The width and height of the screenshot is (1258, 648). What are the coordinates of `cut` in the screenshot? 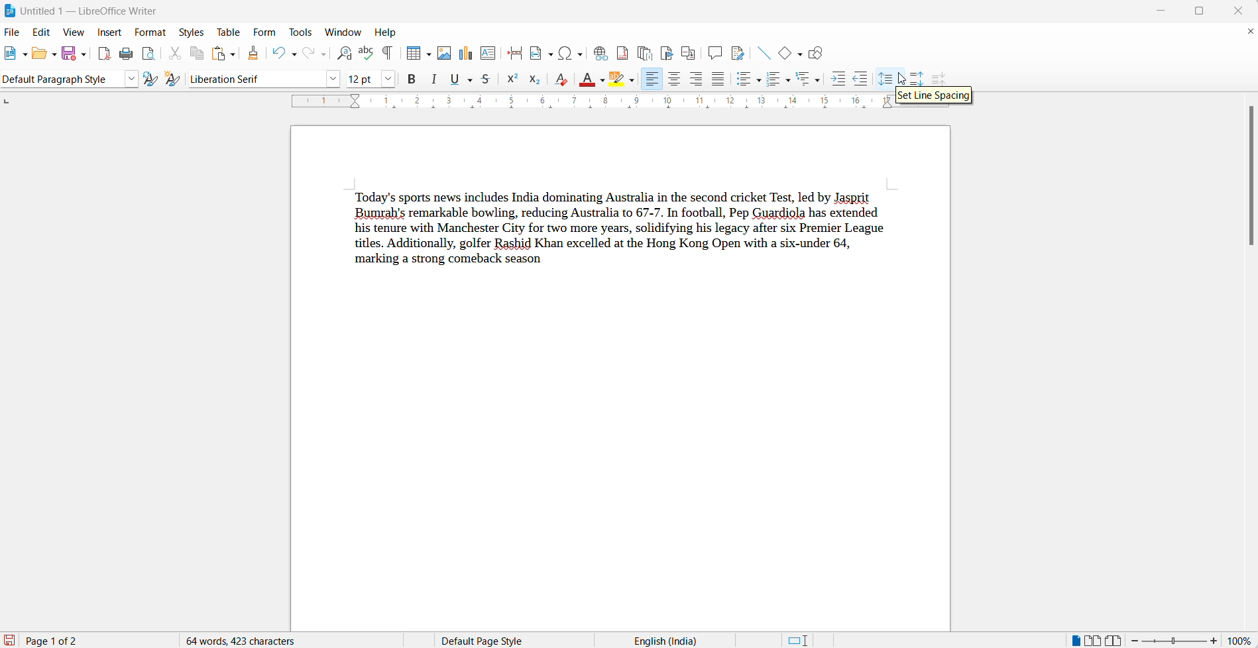 It's located at (176, 53).